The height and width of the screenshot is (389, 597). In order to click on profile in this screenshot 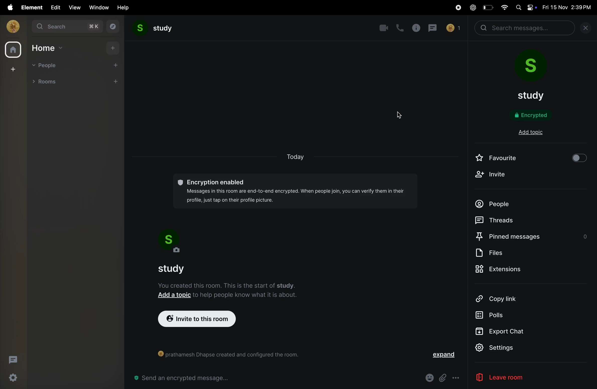, I will do `click(11, 26)`.